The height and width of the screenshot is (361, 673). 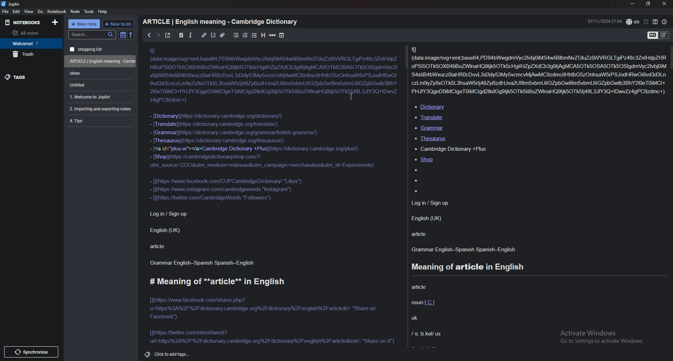 I want to click on previous, so click(x=150, y=35).